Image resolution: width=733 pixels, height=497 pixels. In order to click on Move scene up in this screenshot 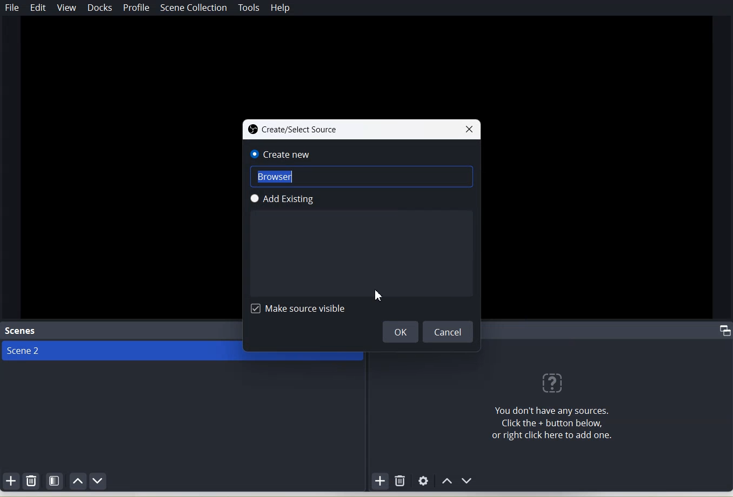, I will do `click(79, 481)`.